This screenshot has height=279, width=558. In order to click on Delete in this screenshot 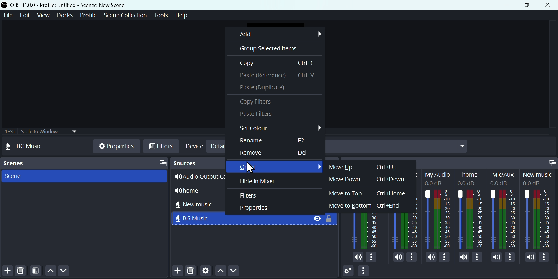, I will do `click(190, 271)`.